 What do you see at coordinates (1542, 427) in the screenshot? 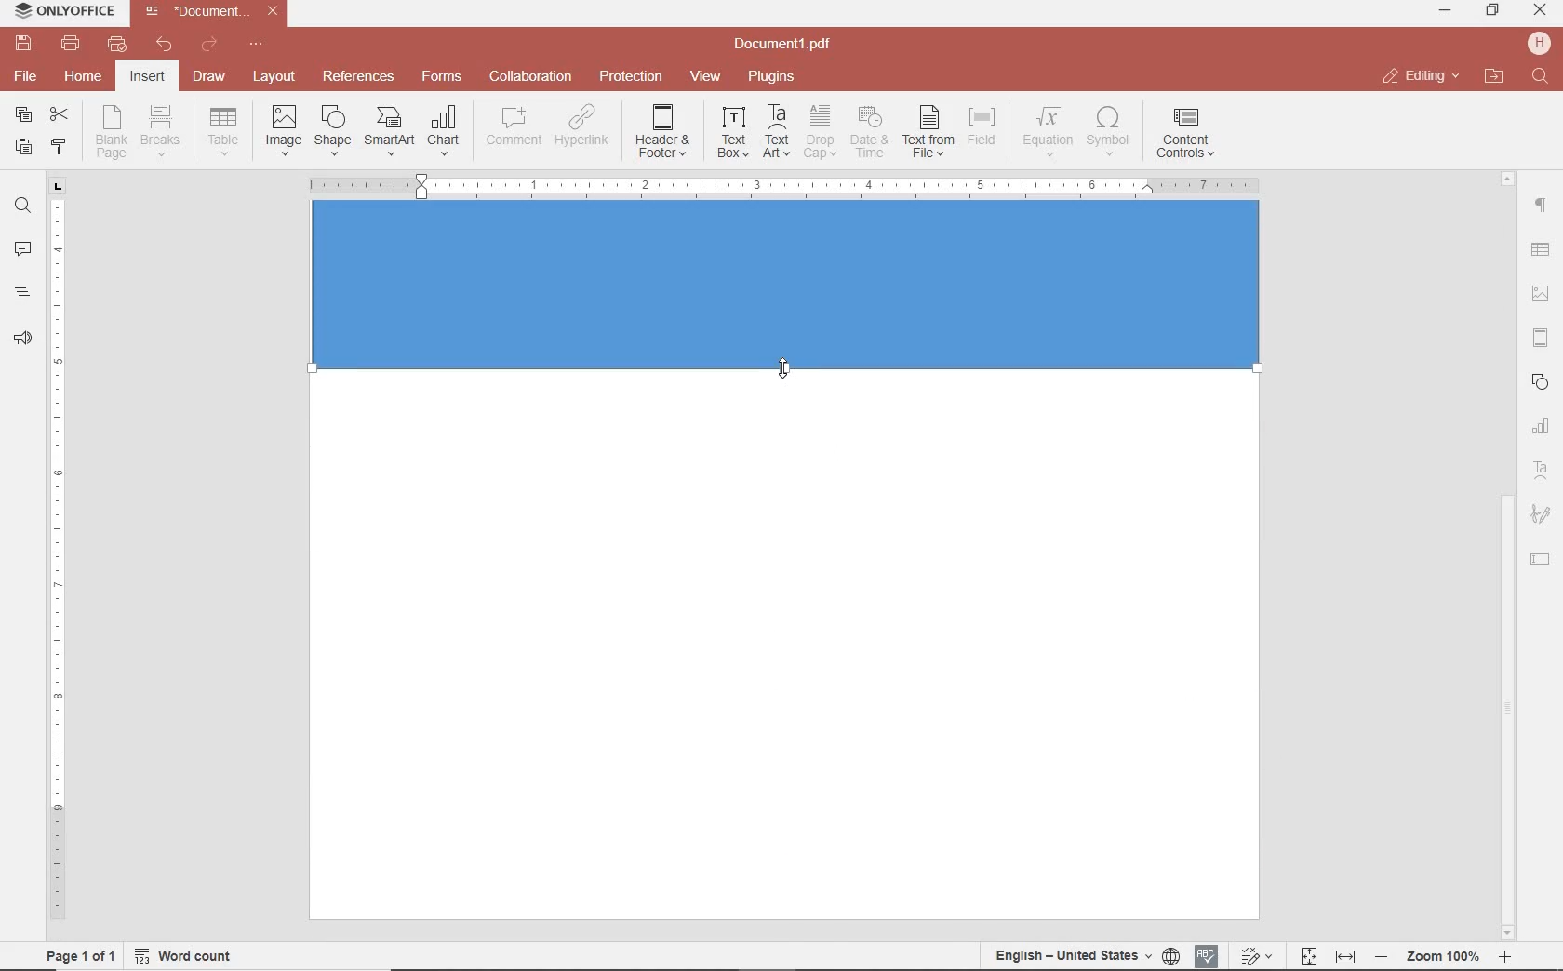
I see `CHART` at bounding box center [1542, 427].